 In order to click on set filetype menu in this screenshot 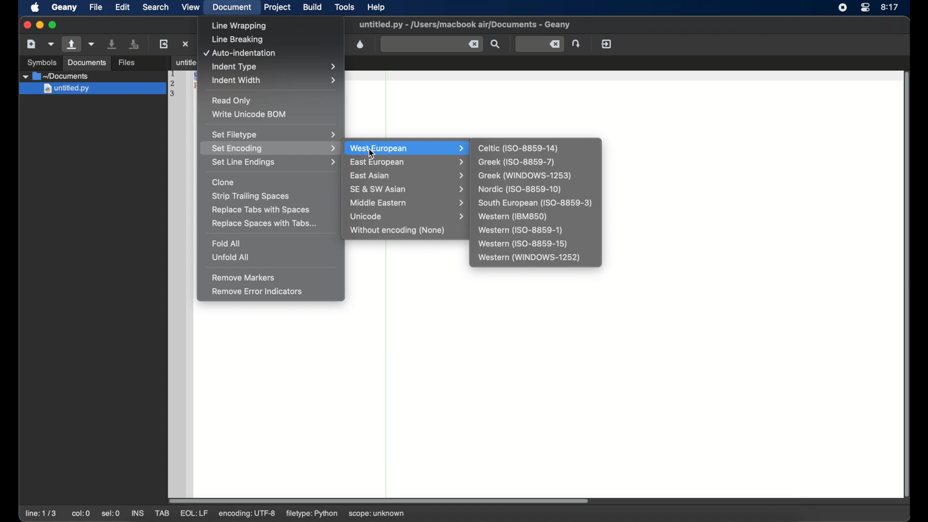, I will do `click(274, 134)`.